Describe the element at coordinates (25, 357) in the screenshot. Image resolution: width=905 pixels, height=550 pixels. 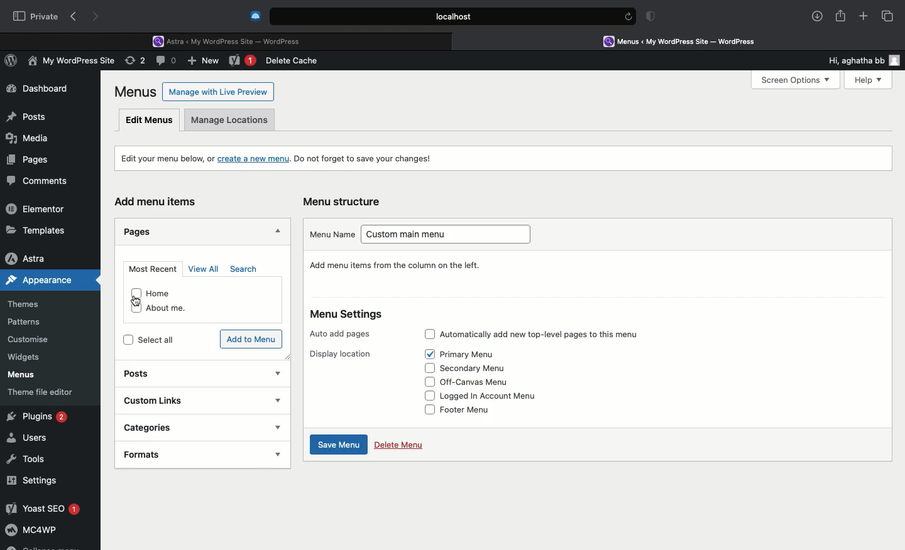
I see `Widgets` at that location.